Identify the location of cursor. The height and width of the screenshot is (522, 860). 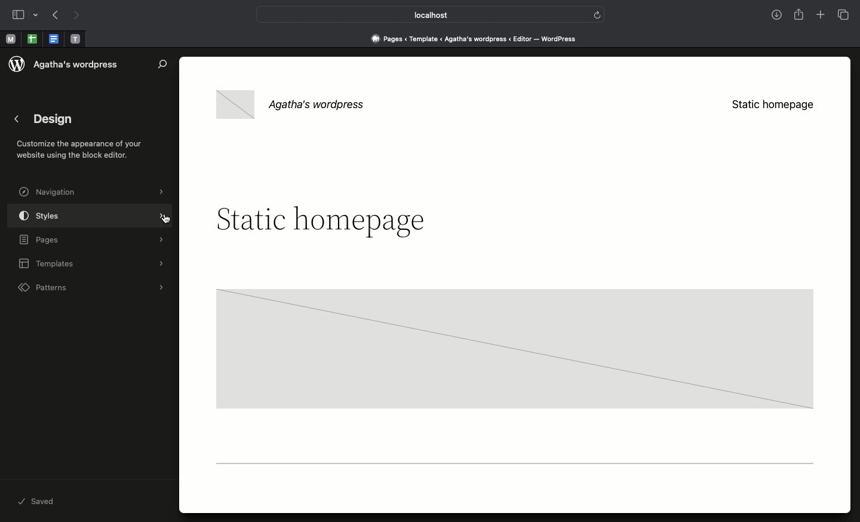
(166, 219).